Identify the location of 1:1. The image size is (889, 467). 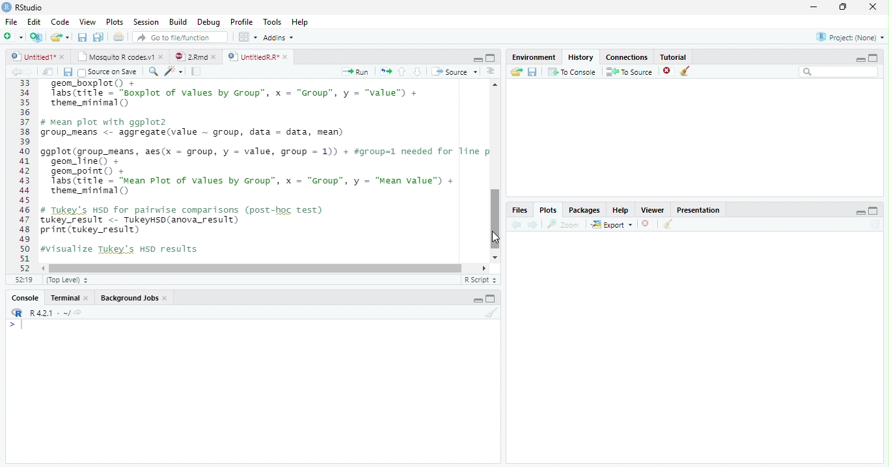
(22, 280).